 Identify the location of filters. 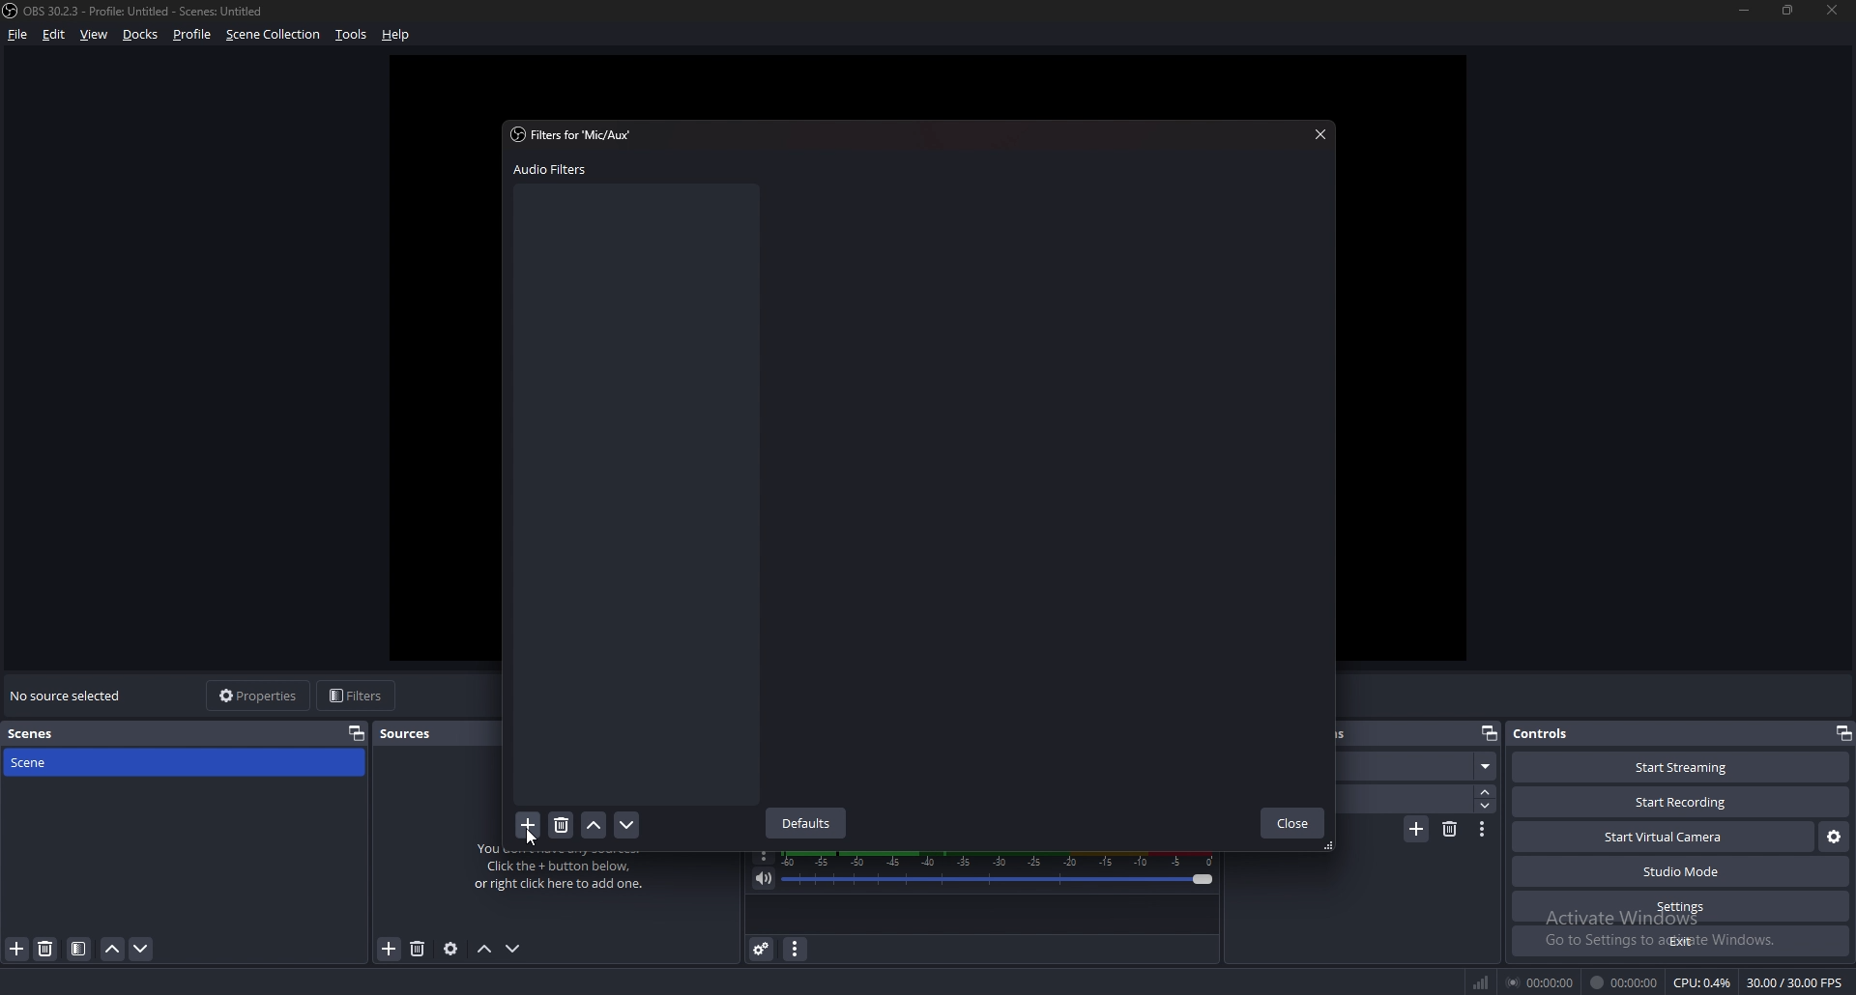
(359, 696).